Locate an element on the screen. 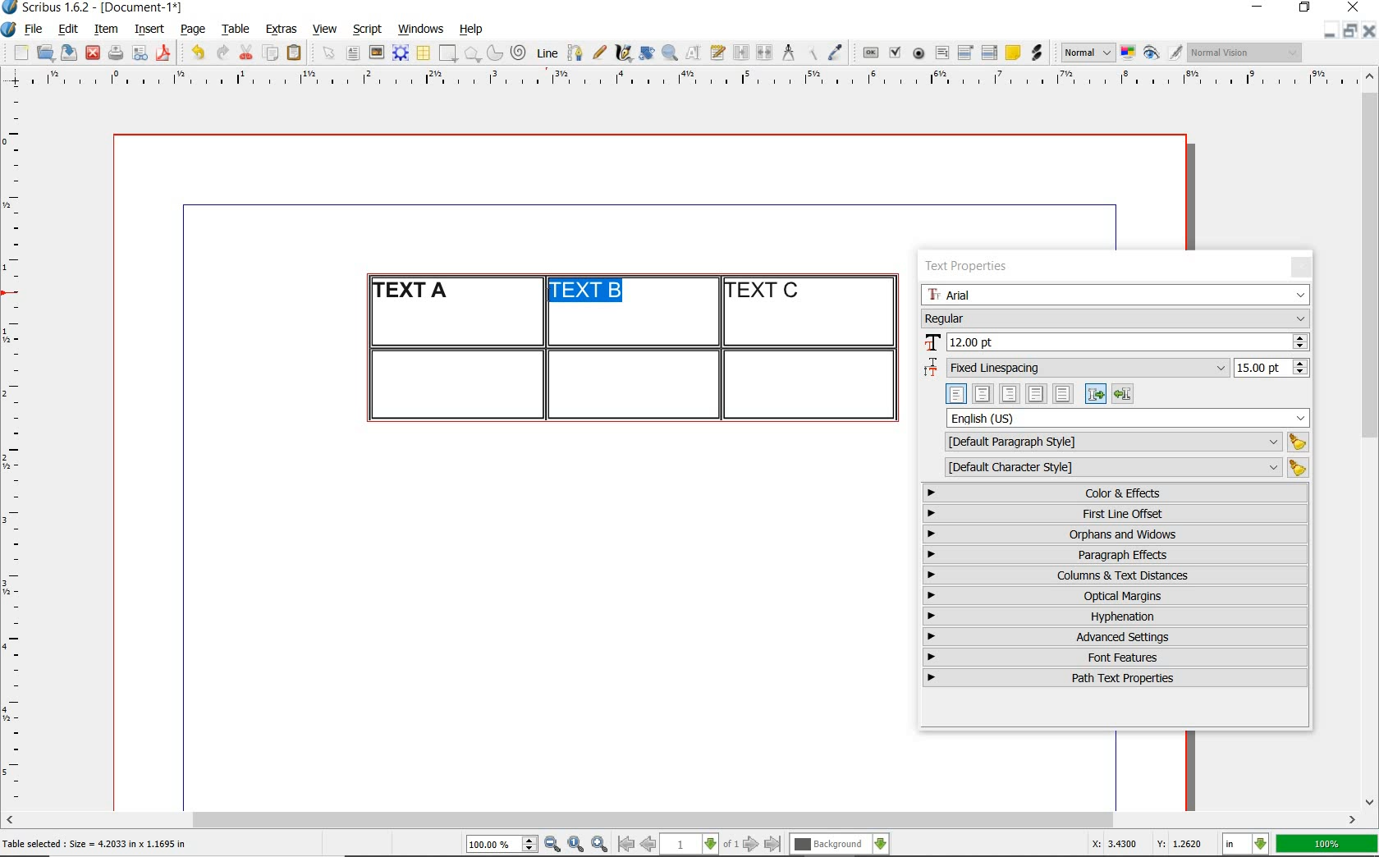 The width and height of the screenshot is (1379, 857). select current zoom level is located at coordinates (502, 844).